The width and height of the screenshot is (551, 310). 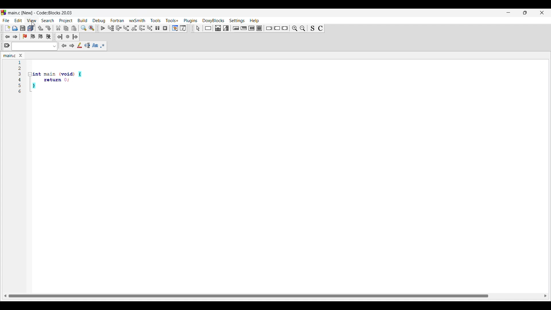 What do you see at coordinates (542, 13) in the screenshot?
I see `Close interface` at bounding box center [542, 13].